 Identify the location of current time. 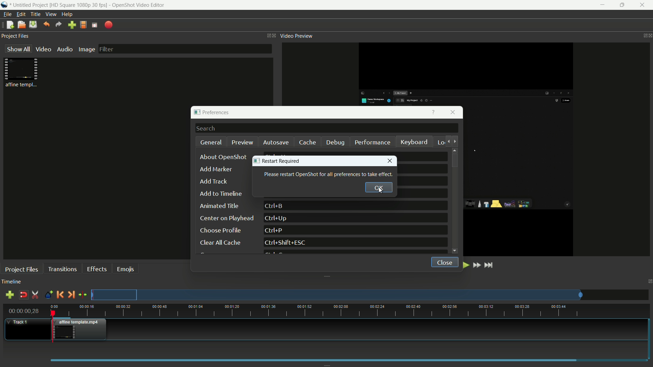
(24, 311).